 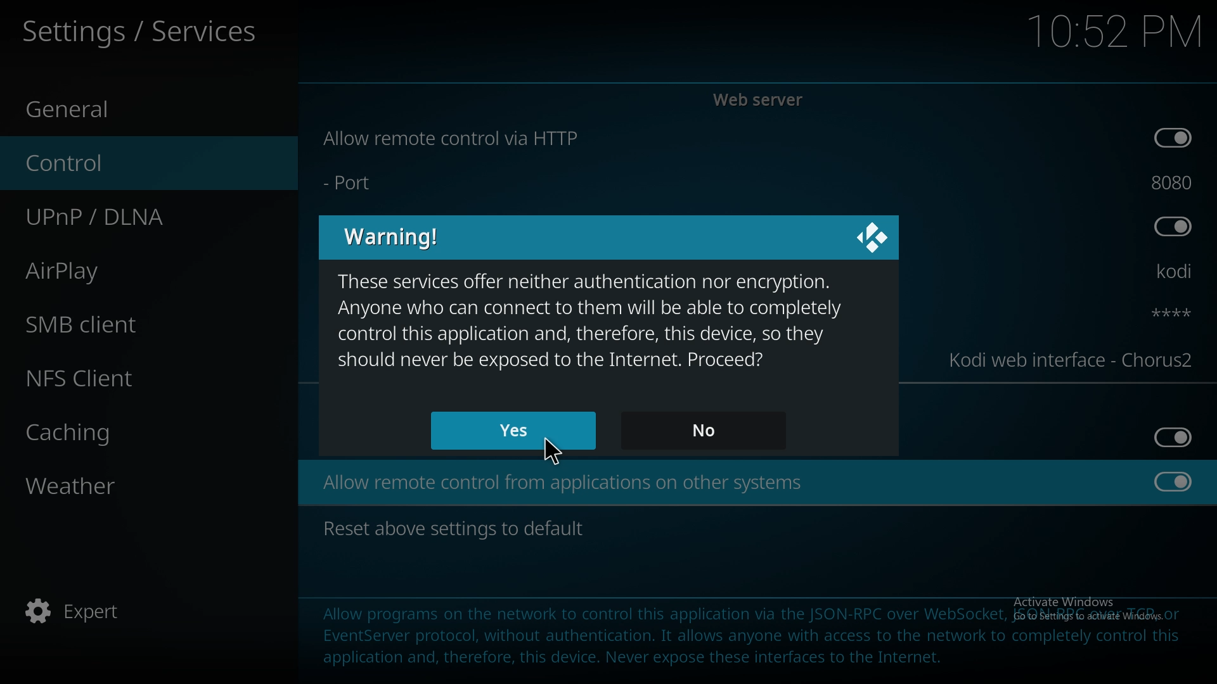 What do you see at coordinates (709, 432) in the screenshot?
I see `no` at bounding box center [709, 432].